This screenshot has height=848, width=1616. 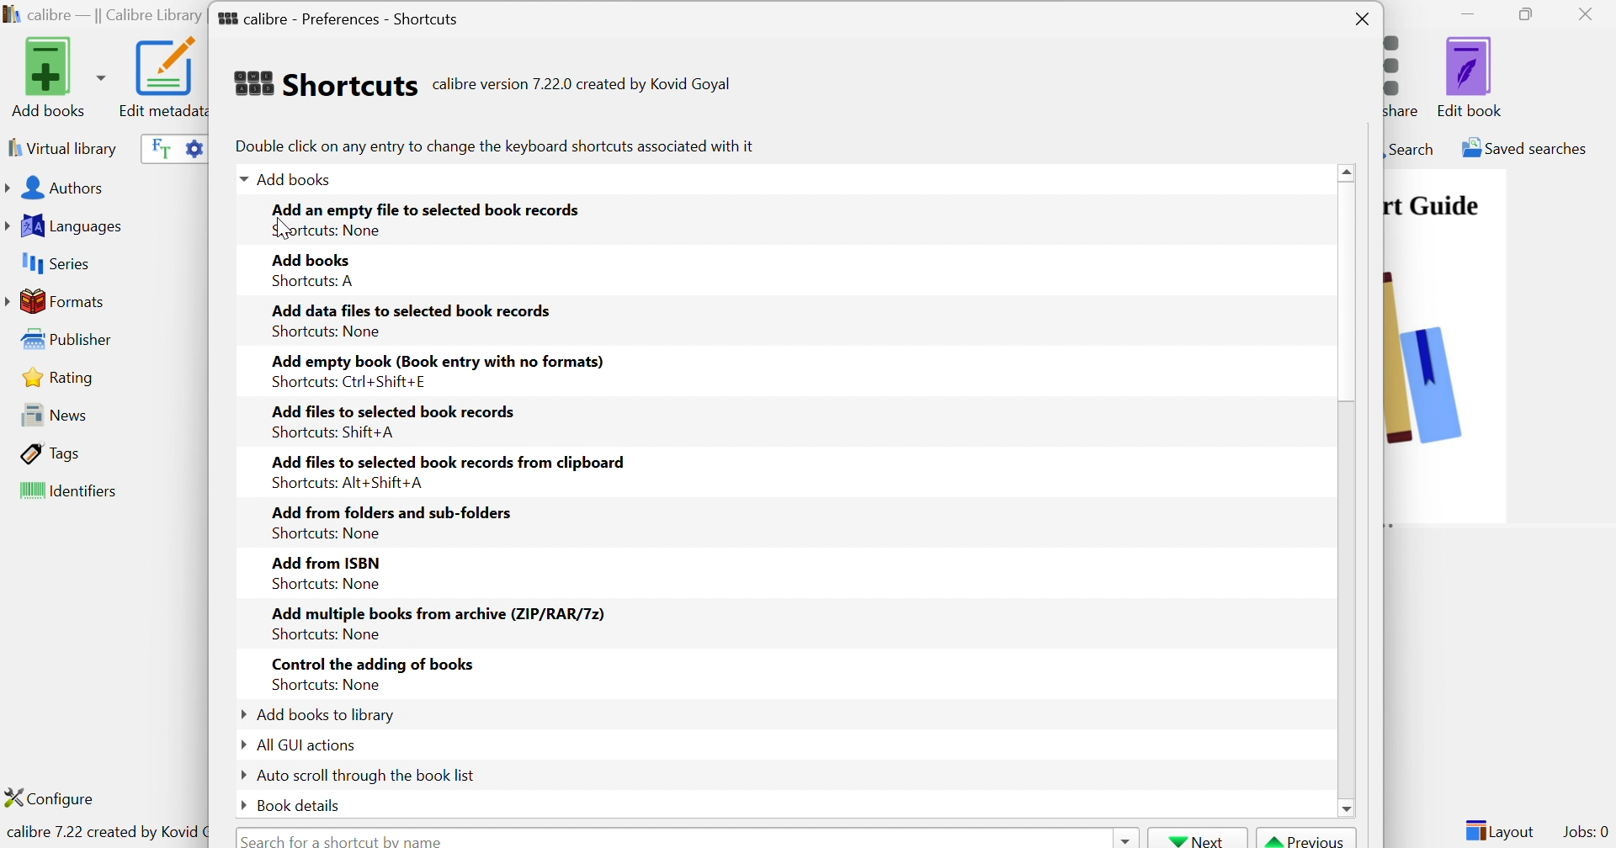 What do you see at coordinates (1499, 829) in the screenshot?
I see `Layout:0` at bounding box center [1499, 829].